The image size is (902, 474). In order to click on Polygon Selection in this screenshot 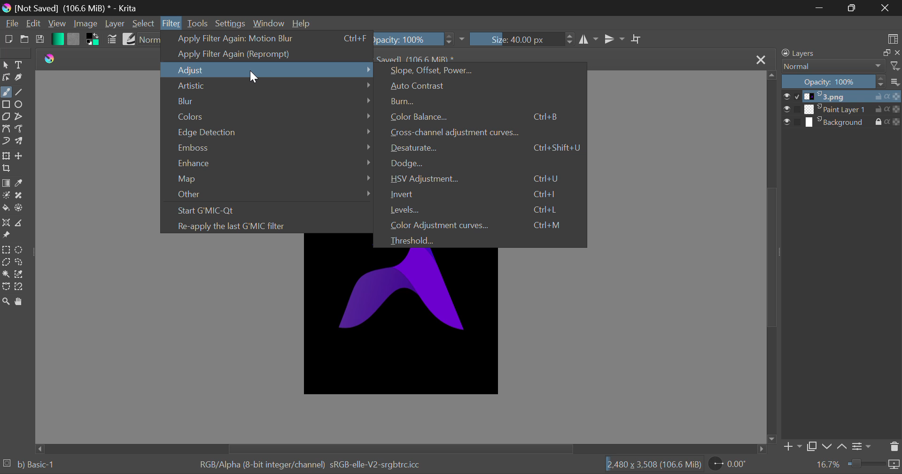, I will do `click(6, 263)`.